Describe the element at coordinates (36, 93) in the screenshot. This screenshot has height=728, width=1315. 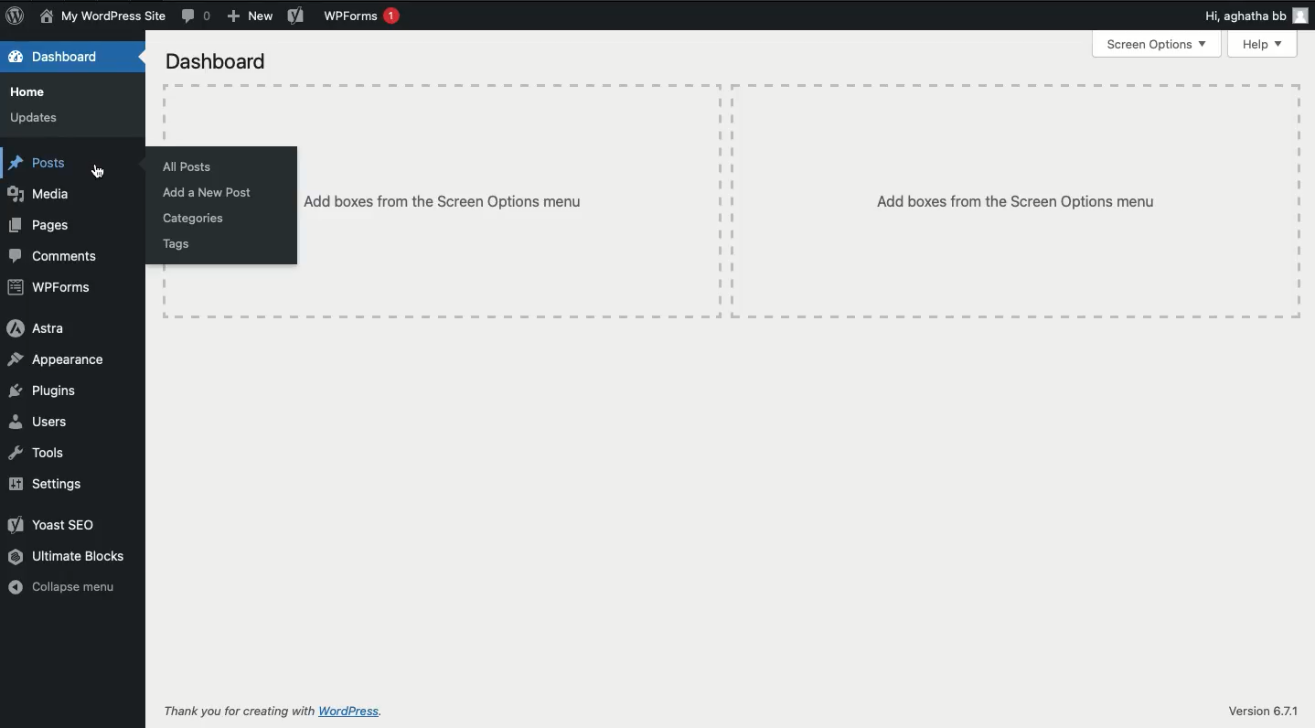
I see `Home` at that location.